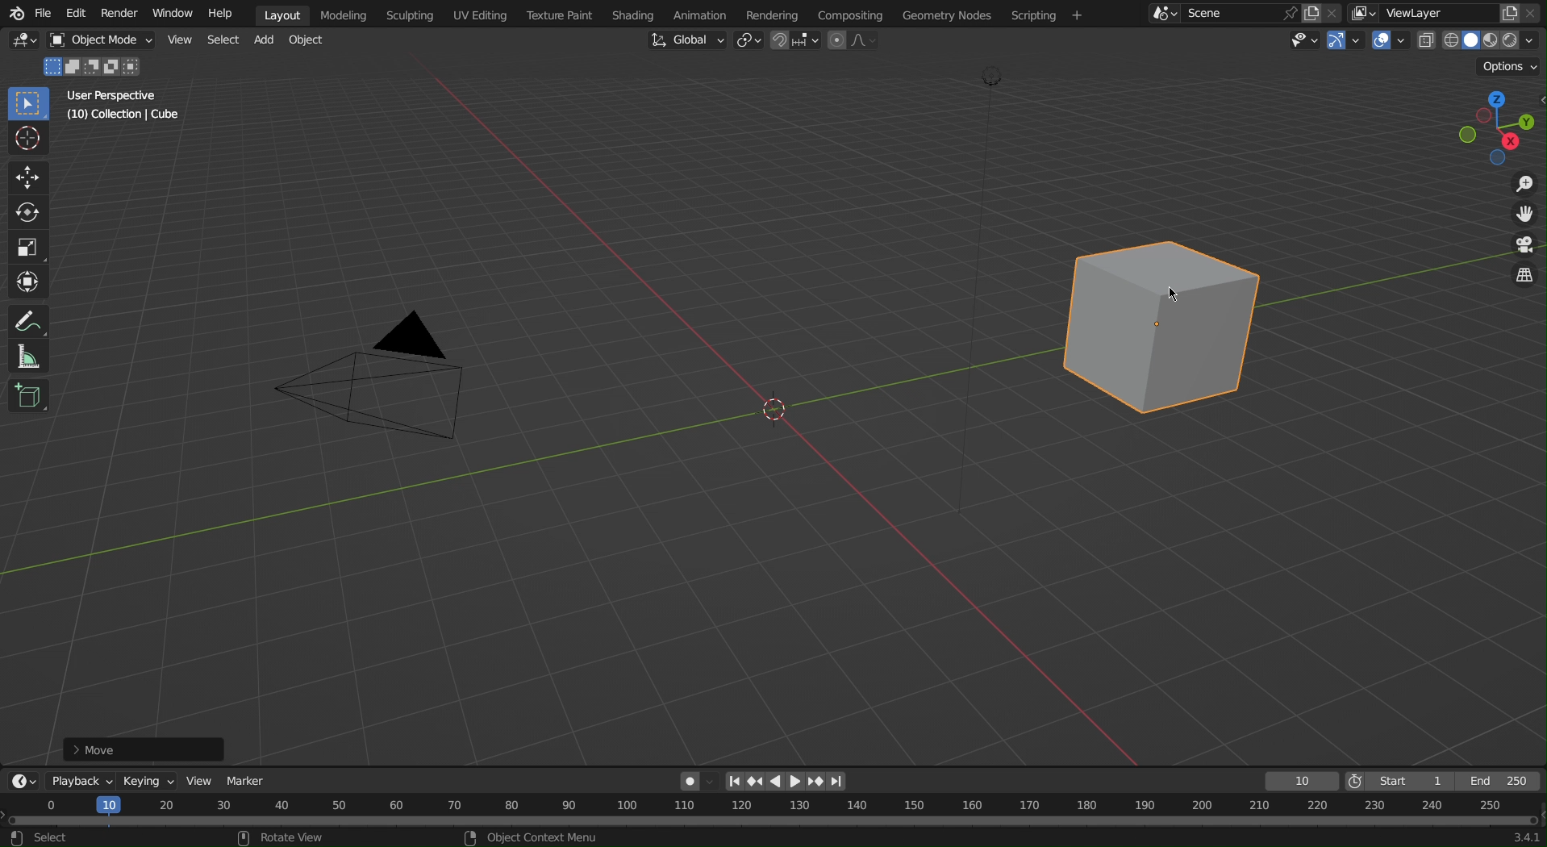  What do you see at coordinates (1162, 13) in the screenshot?
I see `More Scene` at bounding box center [1162, 13].